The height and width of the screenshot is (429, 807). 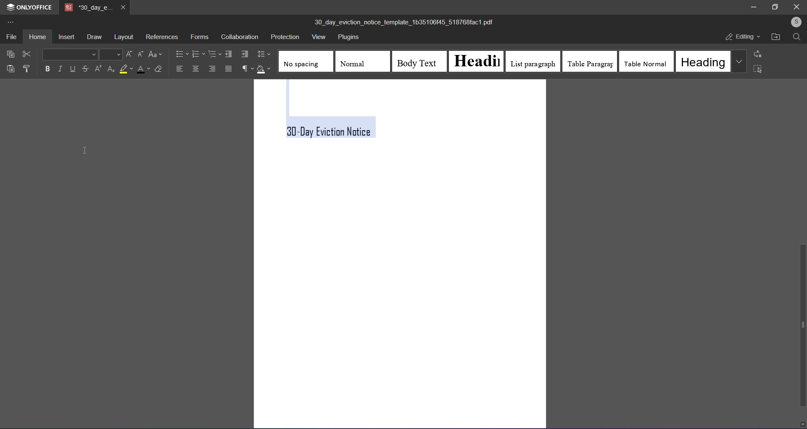 I want to click on table normal, so click(x=647, y=61).